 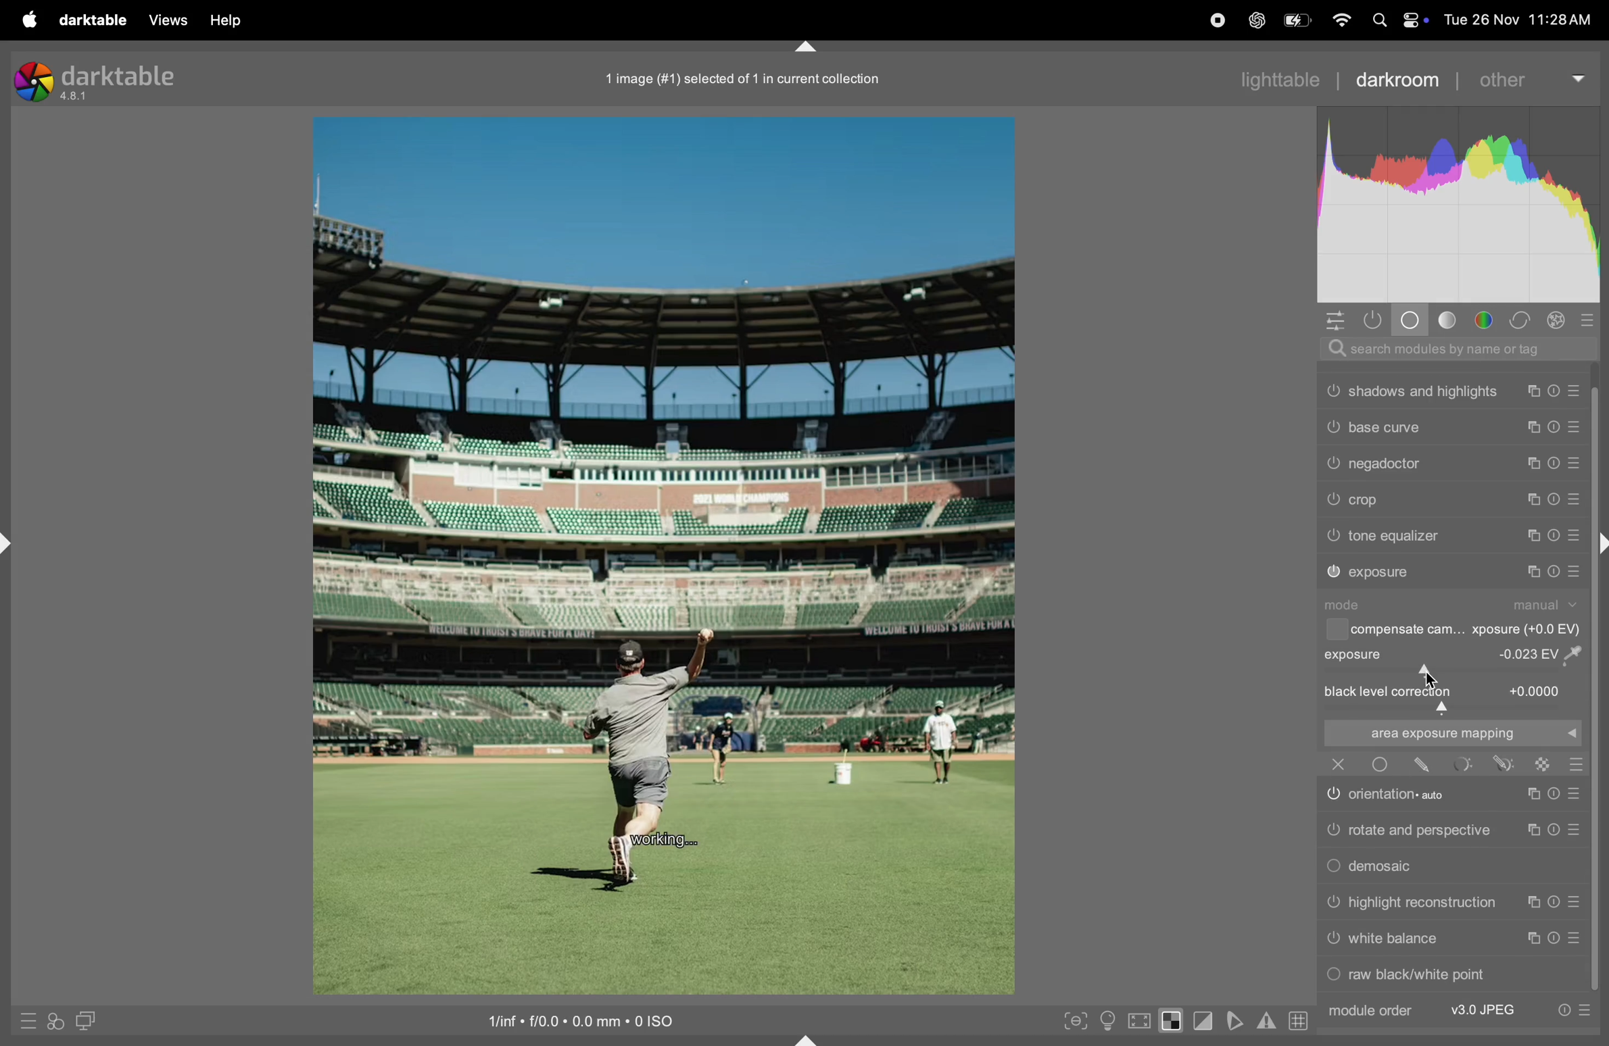 I want to click on version, so click(x=76, y=97).